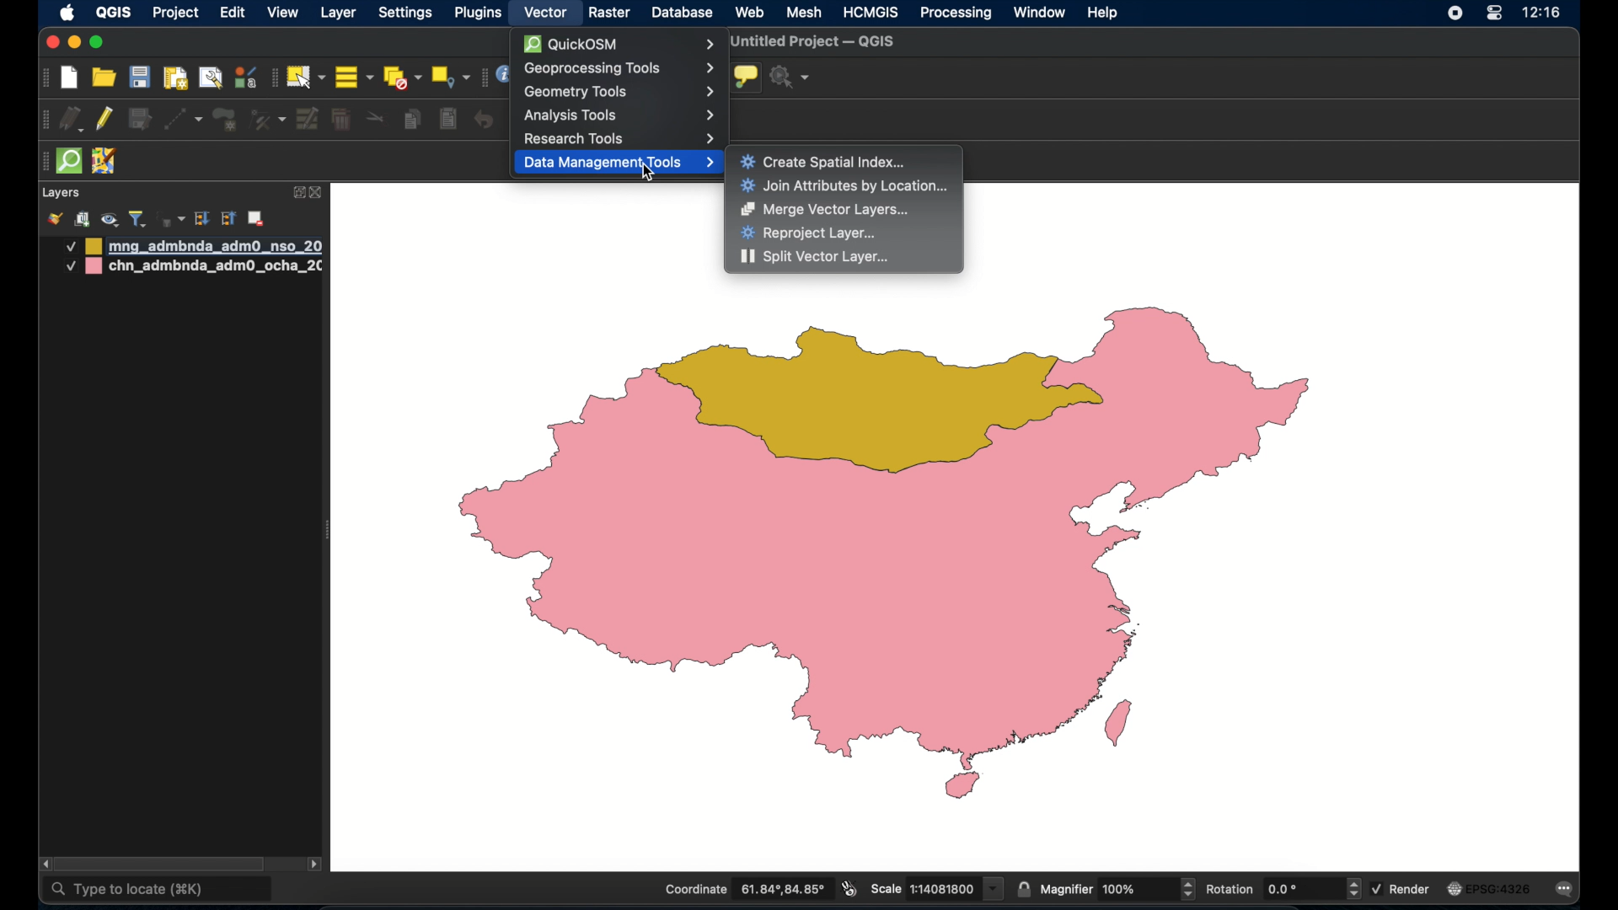 The height and width of the screenshot is (910, 1618). I want to click on digitize with segment, so click(182, 118).